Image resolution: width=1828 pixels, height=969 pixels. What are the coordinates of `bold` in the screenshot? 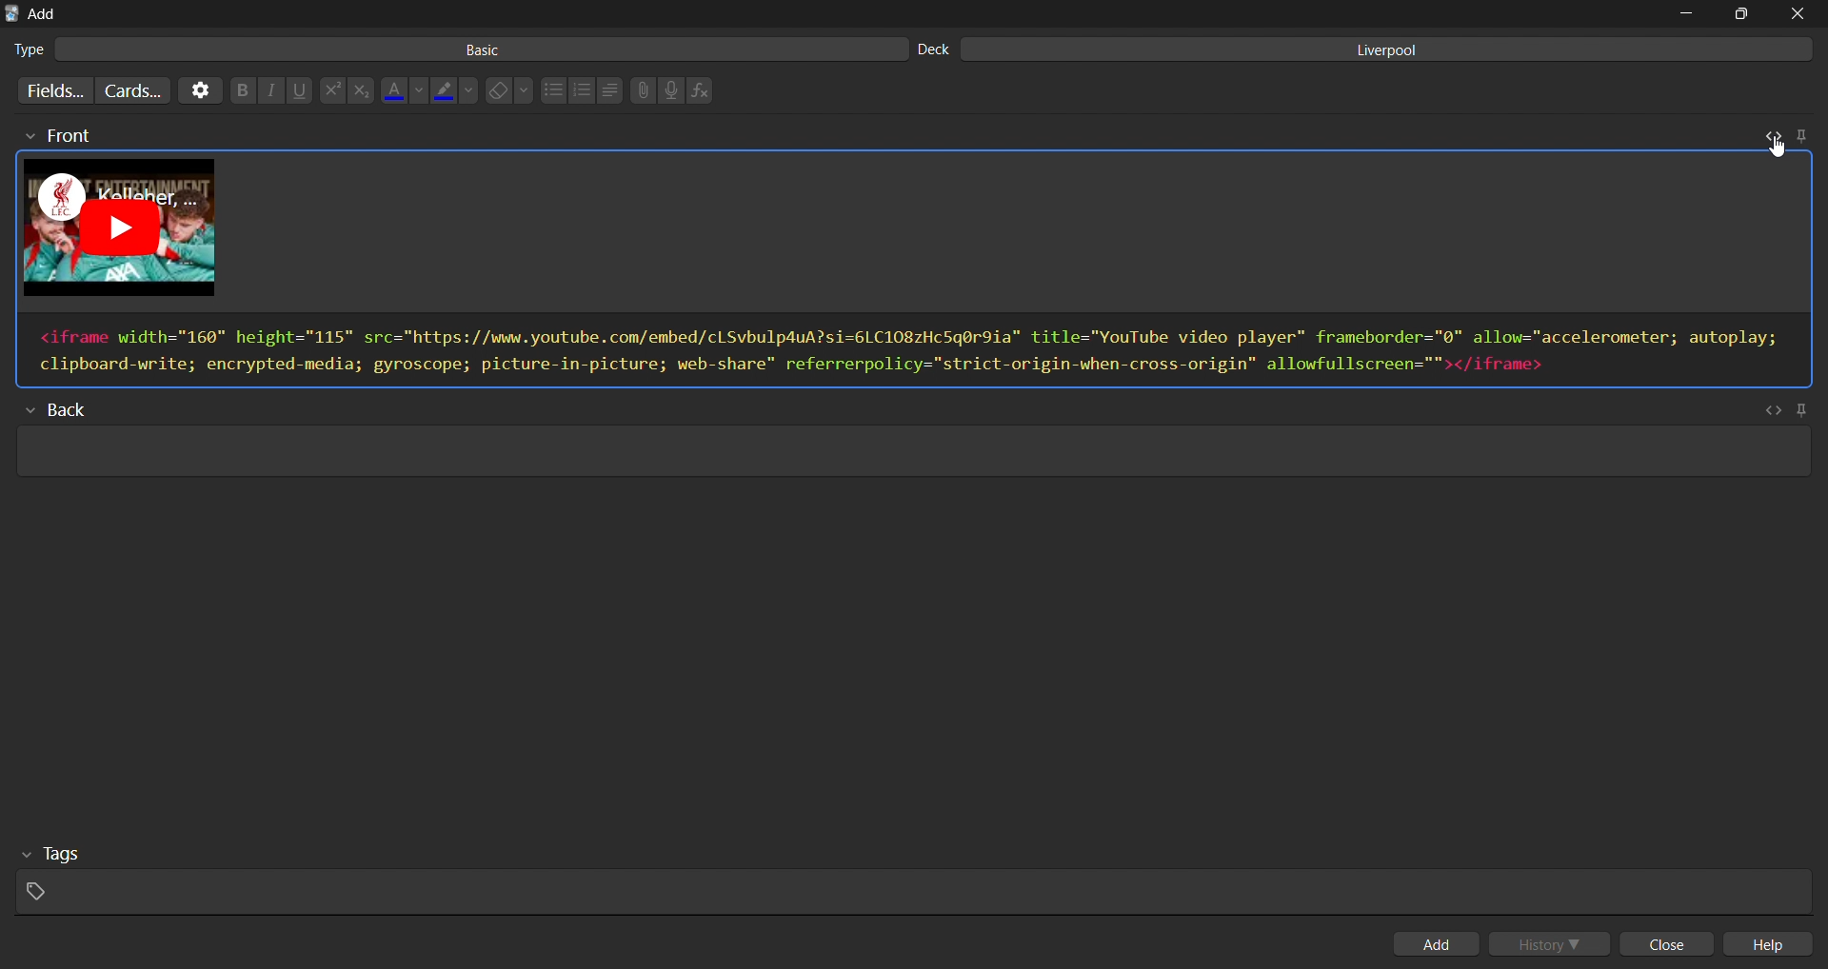 It's located at (239, 91).